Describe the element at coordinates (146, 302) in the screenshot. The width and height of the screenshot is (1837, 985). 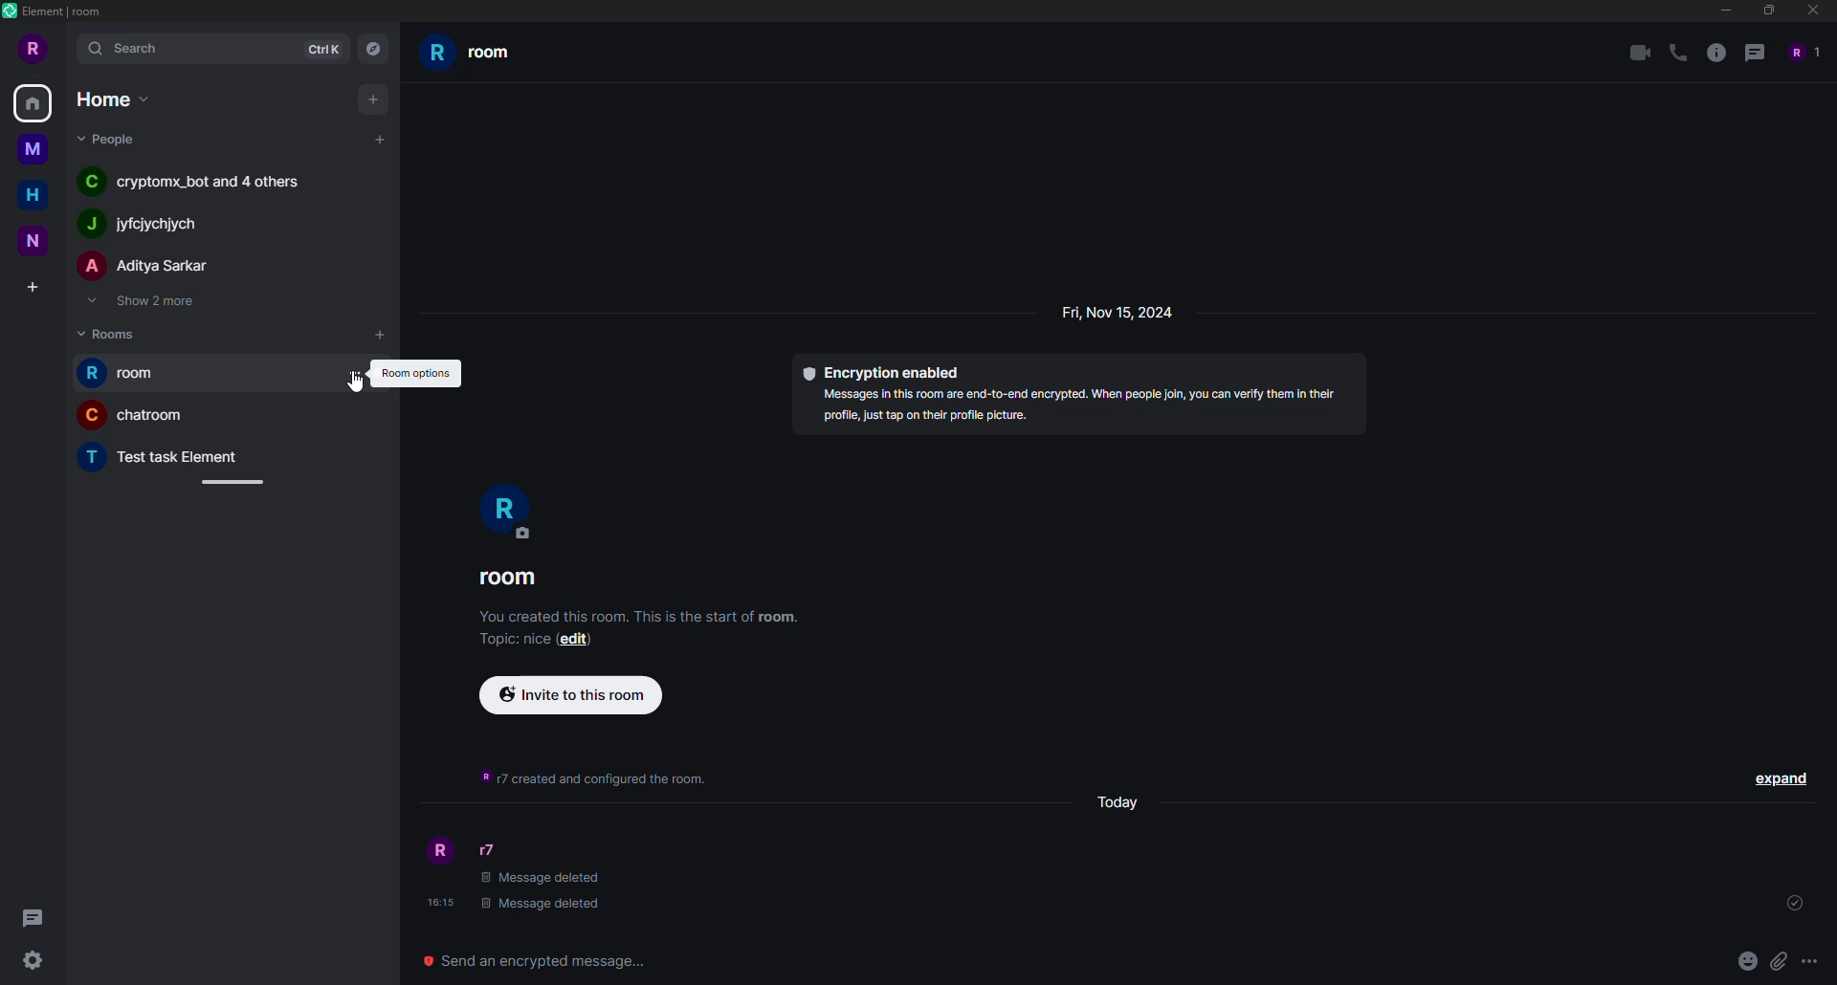
I see `show 2 more` at that location.